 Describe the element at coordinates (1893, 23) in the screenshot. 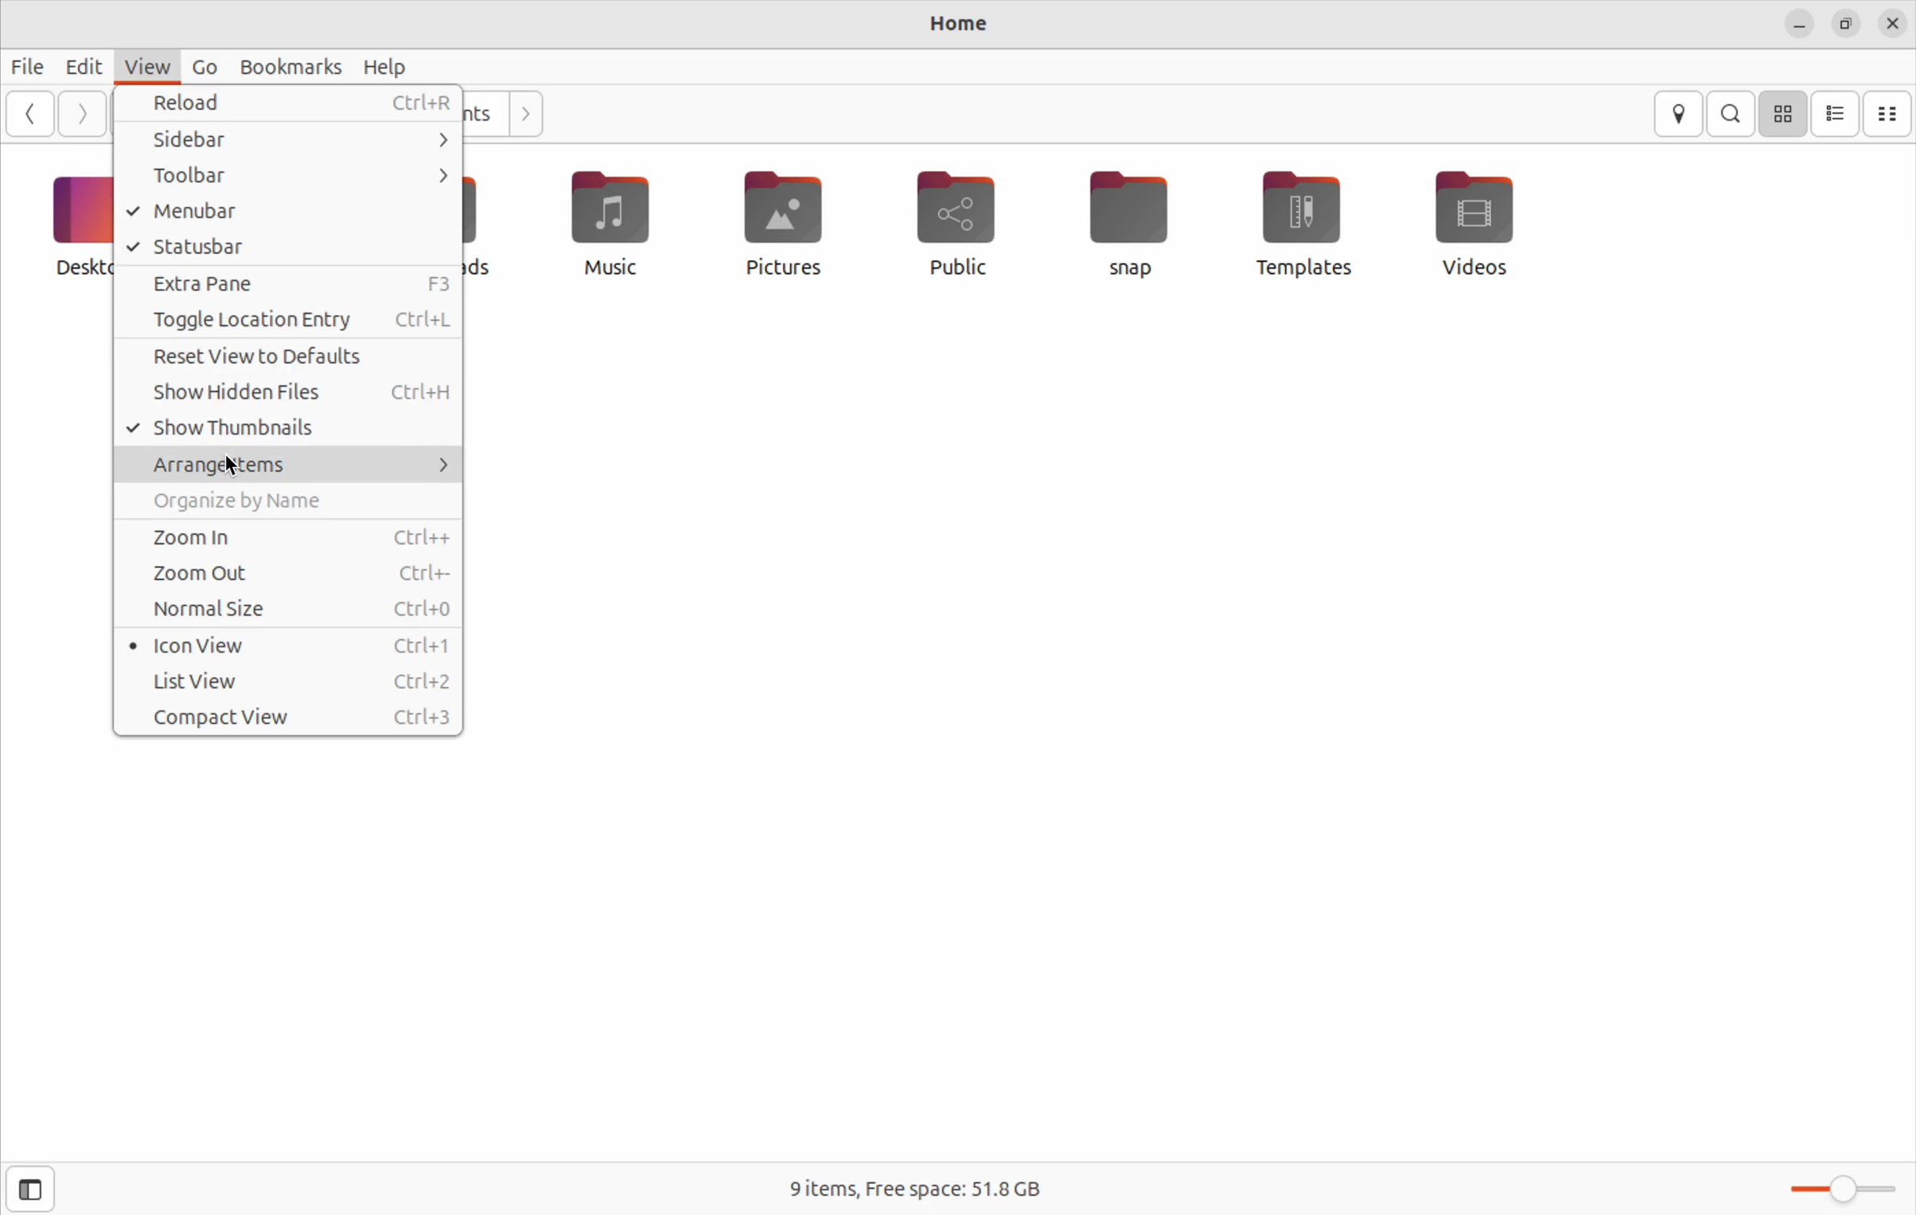

I see `close` at that location.